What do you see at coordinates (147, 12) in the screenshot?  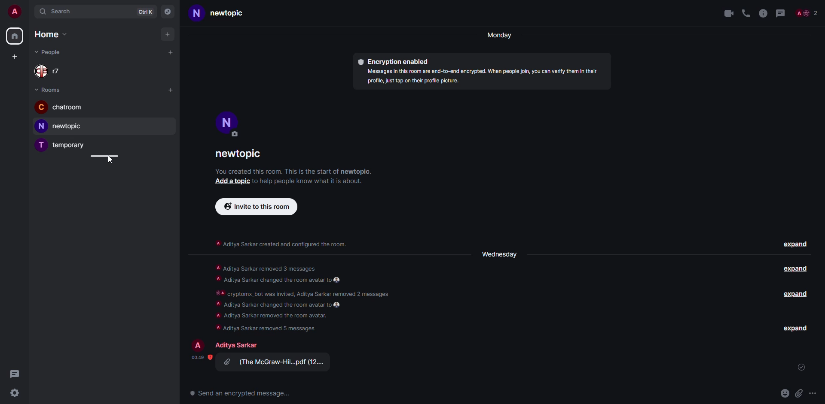 I see `Ctrl K` at bounding box center [147, 12].